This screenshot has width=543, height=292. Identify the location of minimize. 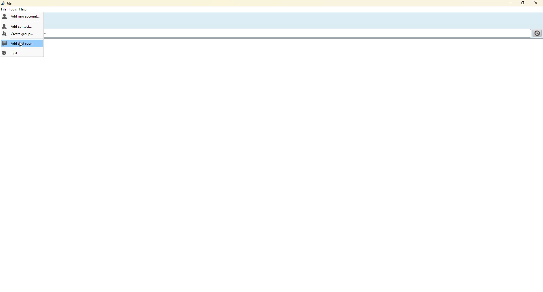
(508, 4).